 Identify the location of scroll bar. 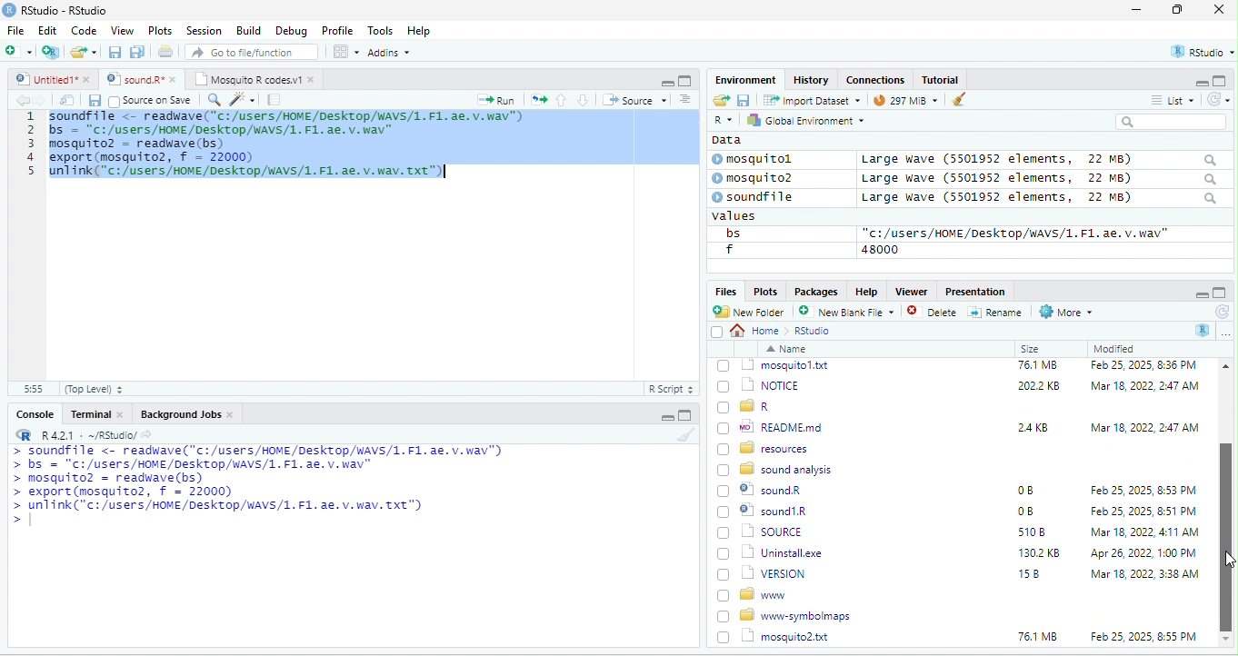
(690, 243).